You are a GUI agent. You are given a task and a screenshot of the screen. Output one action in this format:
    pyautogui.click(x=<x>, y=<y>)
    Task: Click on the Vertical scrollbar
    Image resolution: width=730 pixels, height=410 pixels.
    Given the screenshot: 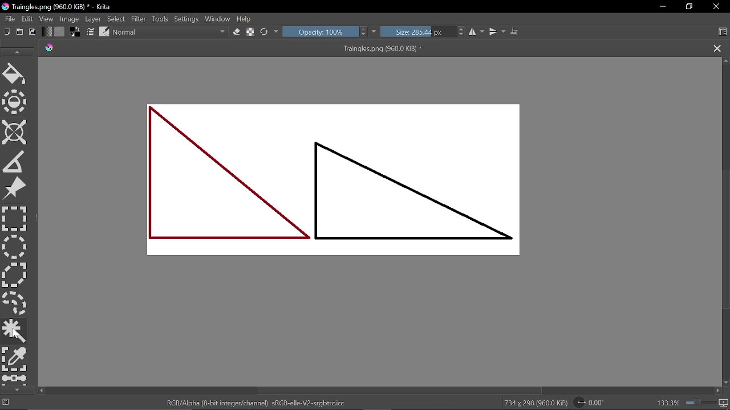 What is the action you would take?
    pyautogui.click(x=725, y=240)
    